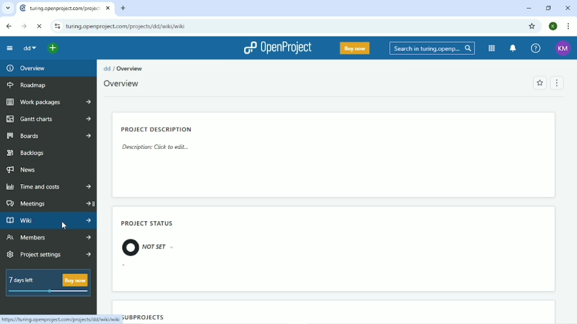 This screenshot has width=577, height=324. Describe the element at coordinates (50, 204) in the screenshot. I see `Meetings` at that location.